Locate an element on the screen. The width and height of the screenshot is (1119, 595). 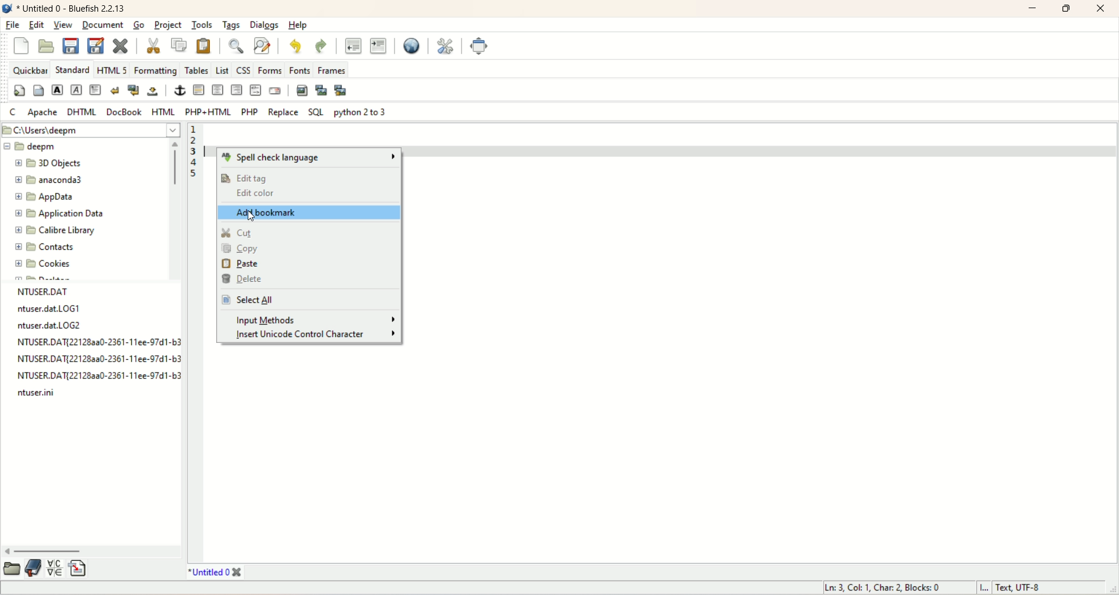
file is located at coordinates (13, 26).